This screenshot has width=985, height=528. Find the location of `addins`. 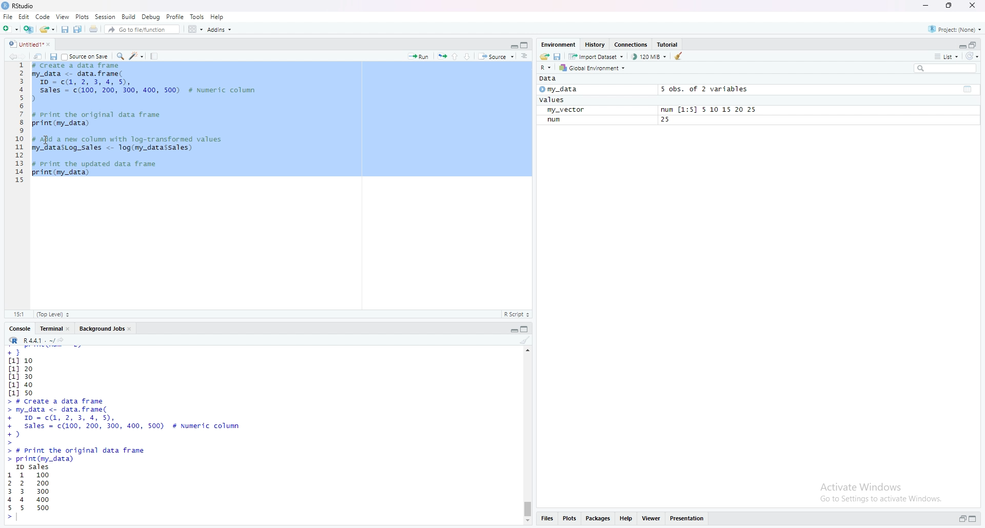

addins is located at coordinates (219, 29).